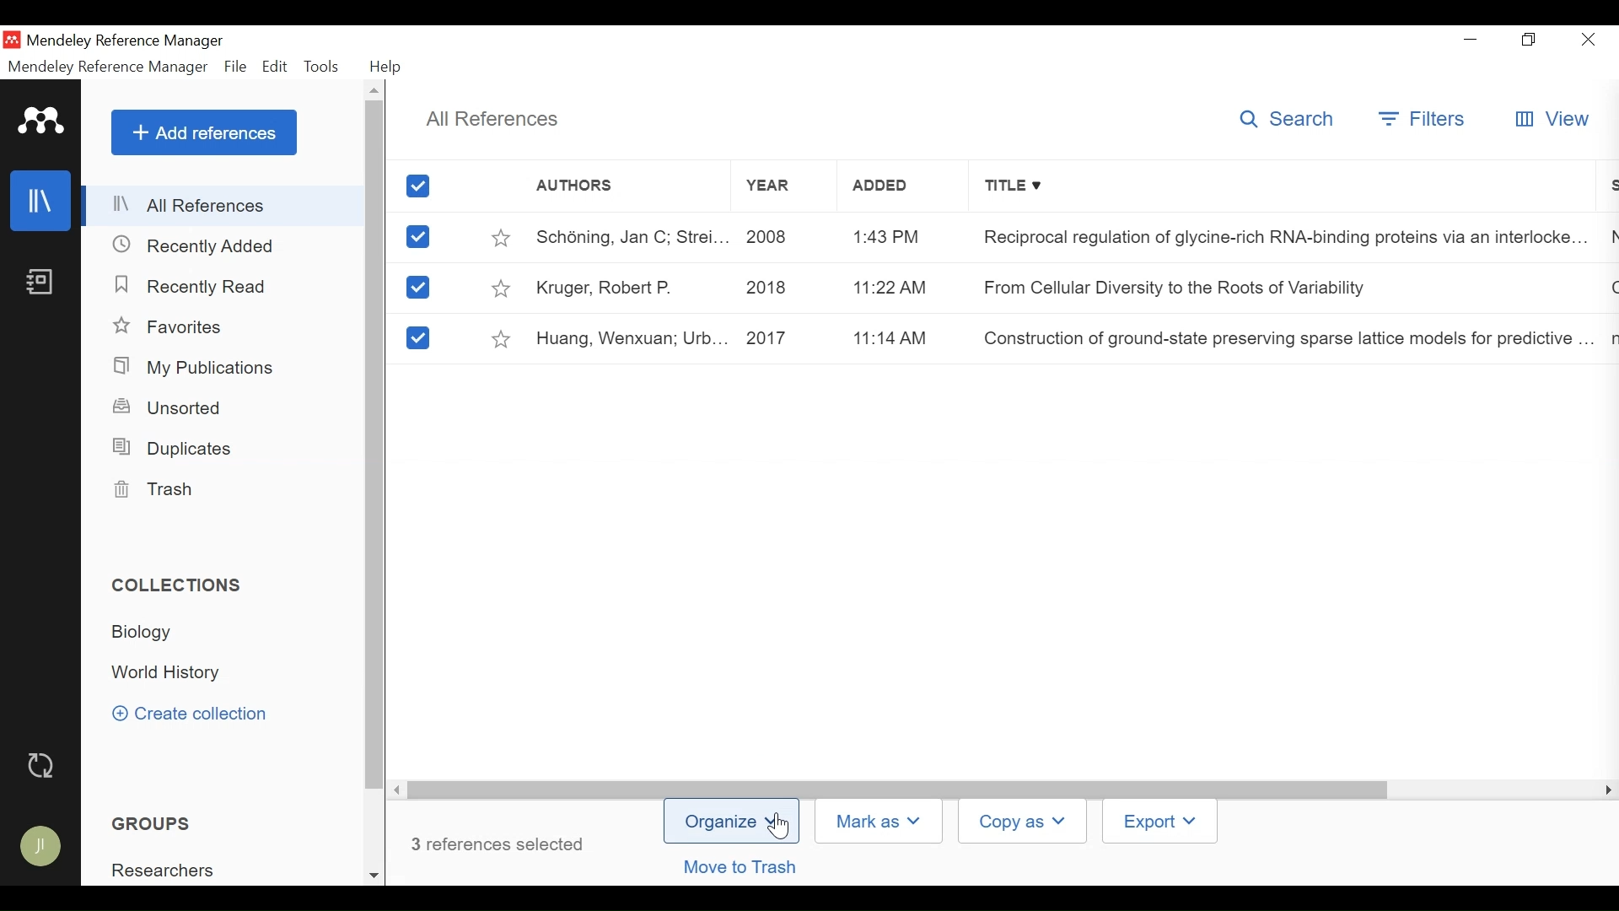  What do you see at coordinates (154, 490) in the screenshot?
I see `Trash` at bounding box center [154, 490].